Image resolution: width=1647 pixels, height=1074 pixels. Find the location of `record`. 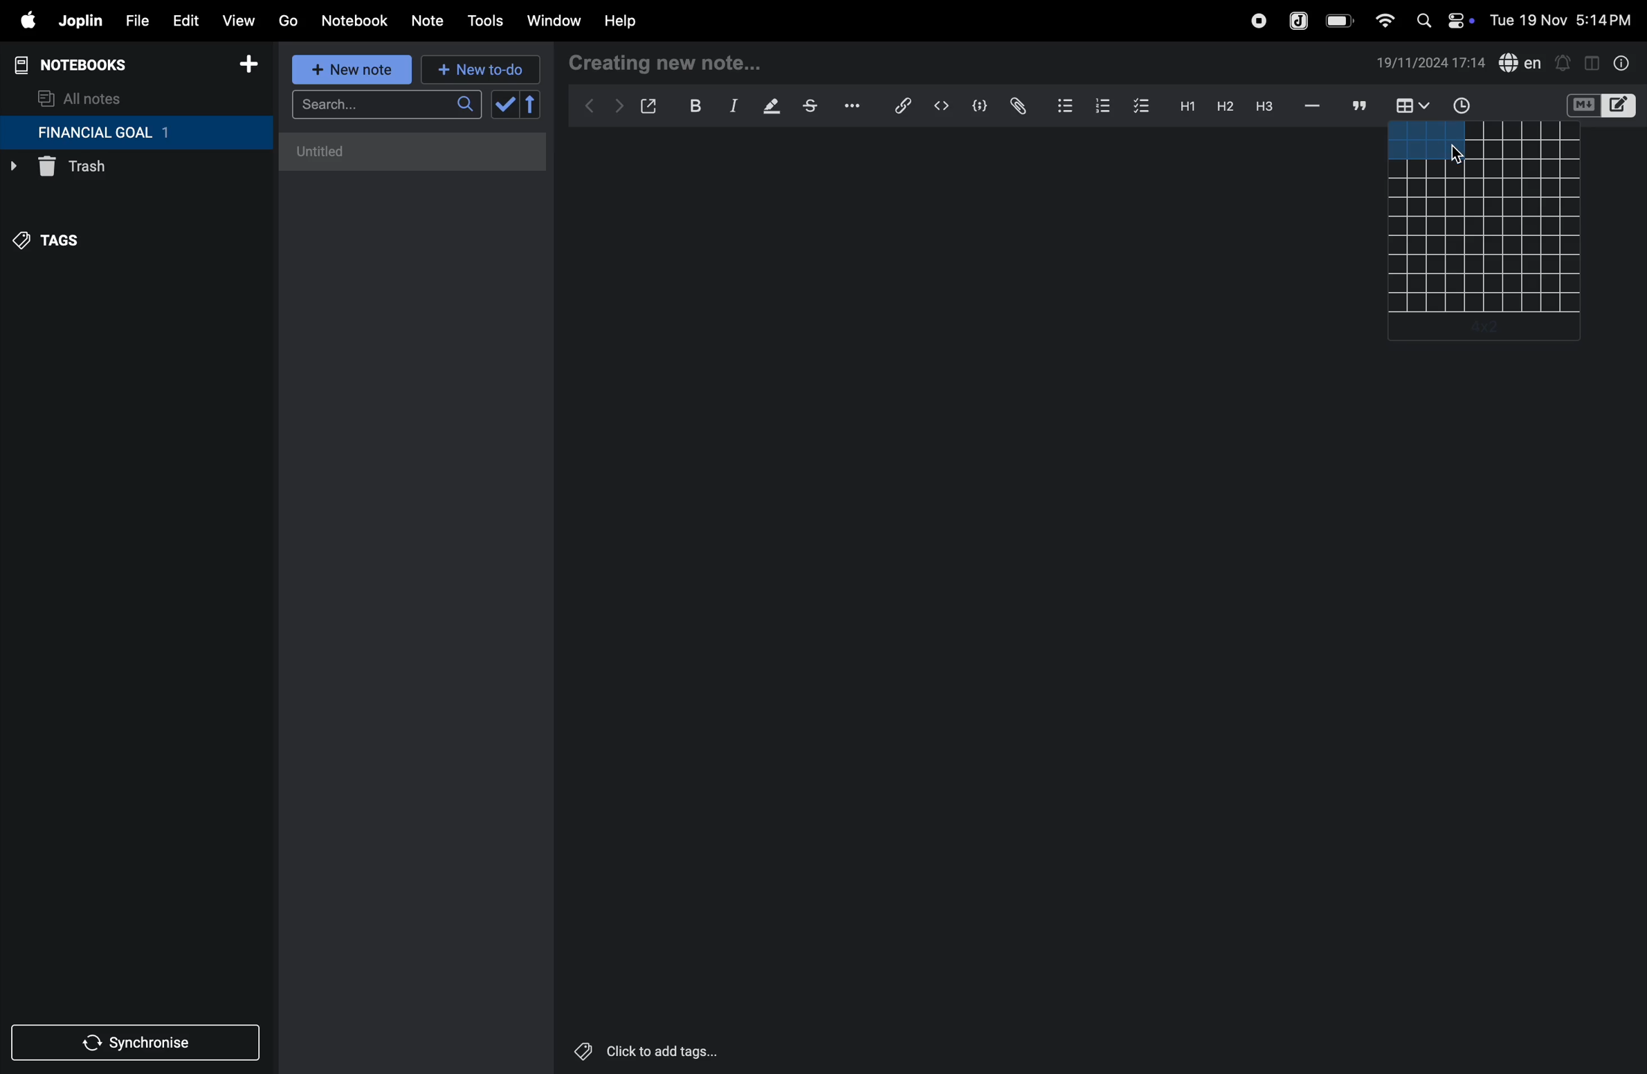

record is located at coordinates (1257, 21).